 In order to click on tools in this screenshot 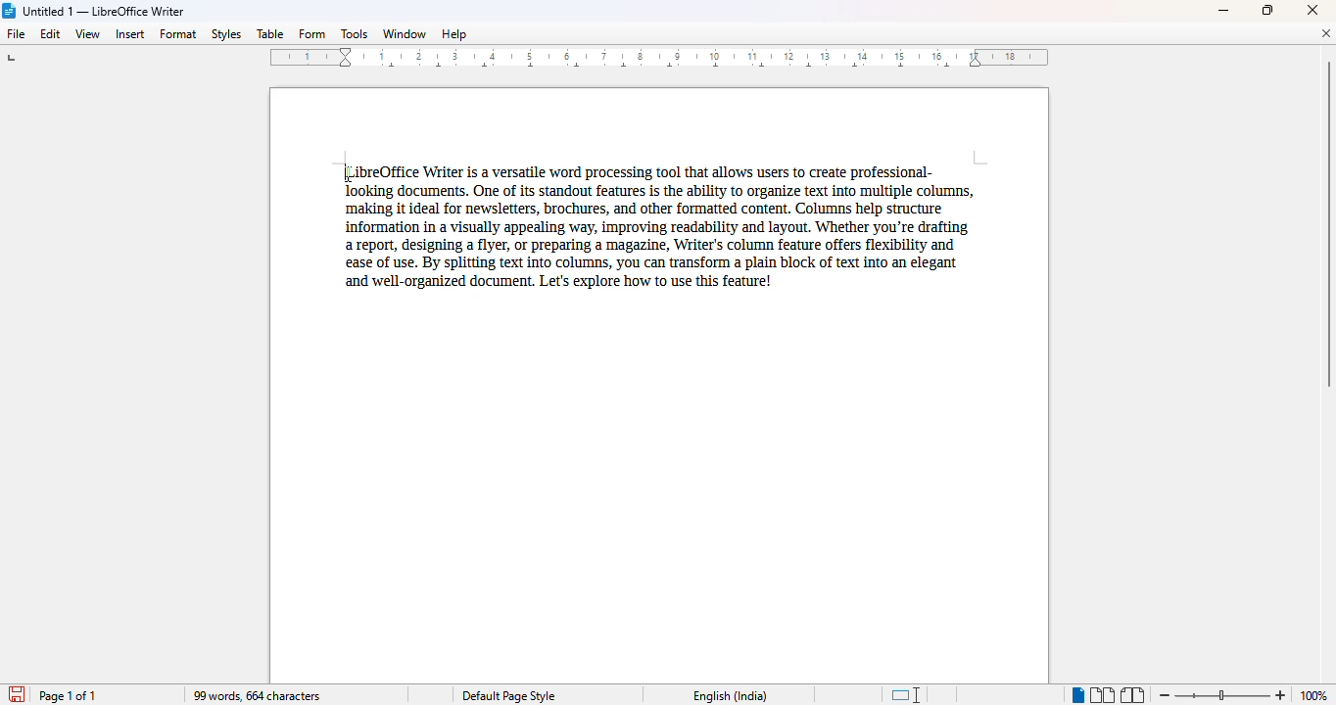, I will do `click(354, 33)`.